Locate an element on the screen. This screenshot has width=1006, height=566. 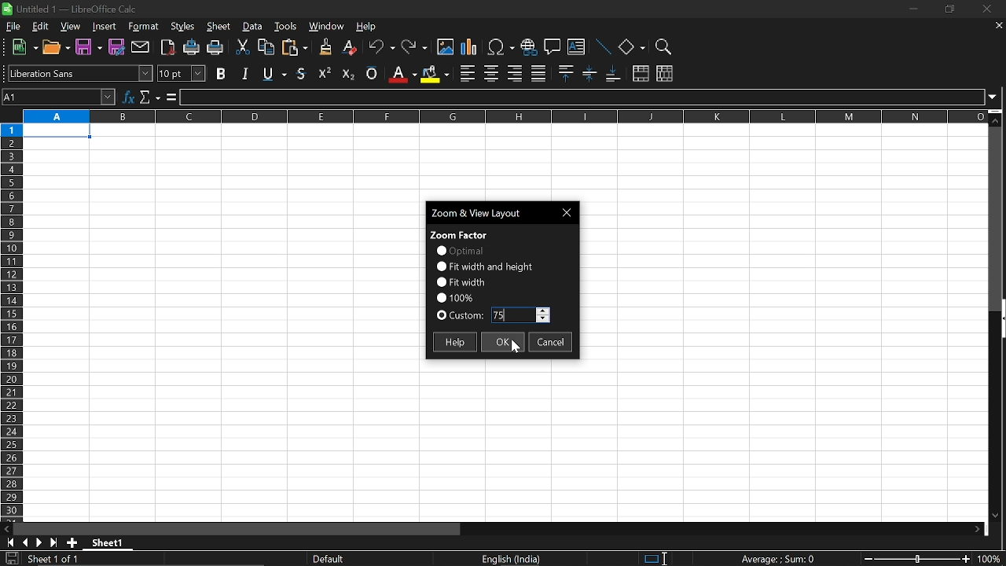
zoom is located at coordinates (662, 47).